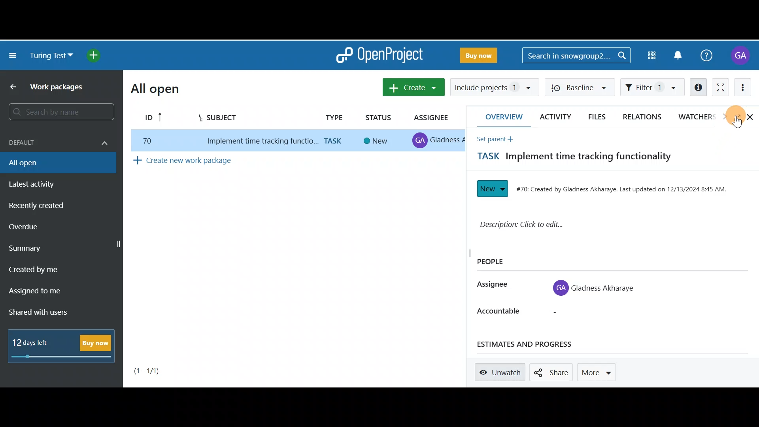 The width and height of the screenshot is (759, 427). I want to click on Help, so click(705, 54).